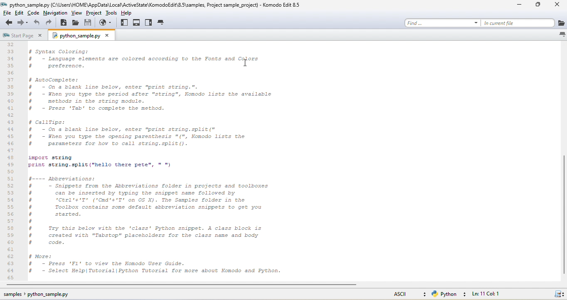 This screenshot has height=300, width=567. What do you see at coordinates (90, 24) in the screenshot?
I see `save` at bounding box center [90, 24].